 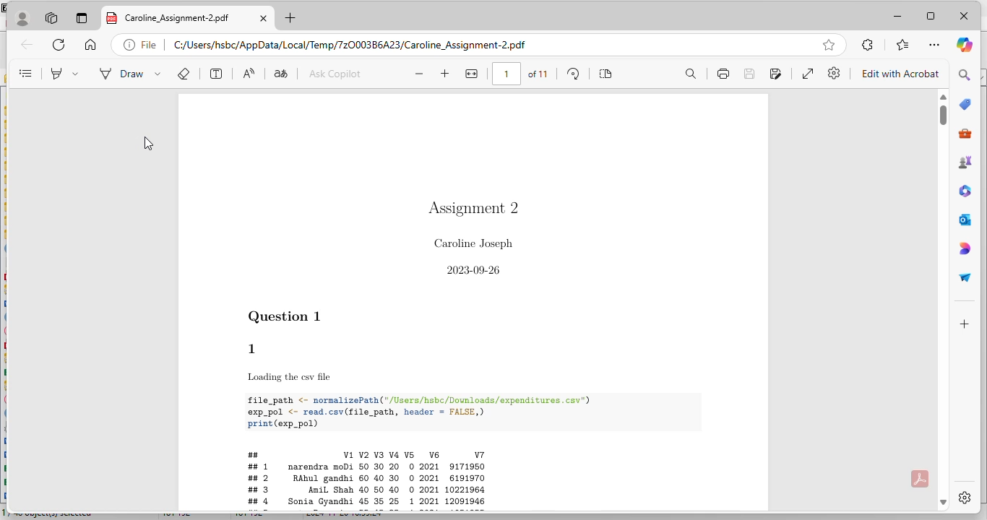 I want to click on minimize, so click(x=897, y=17).